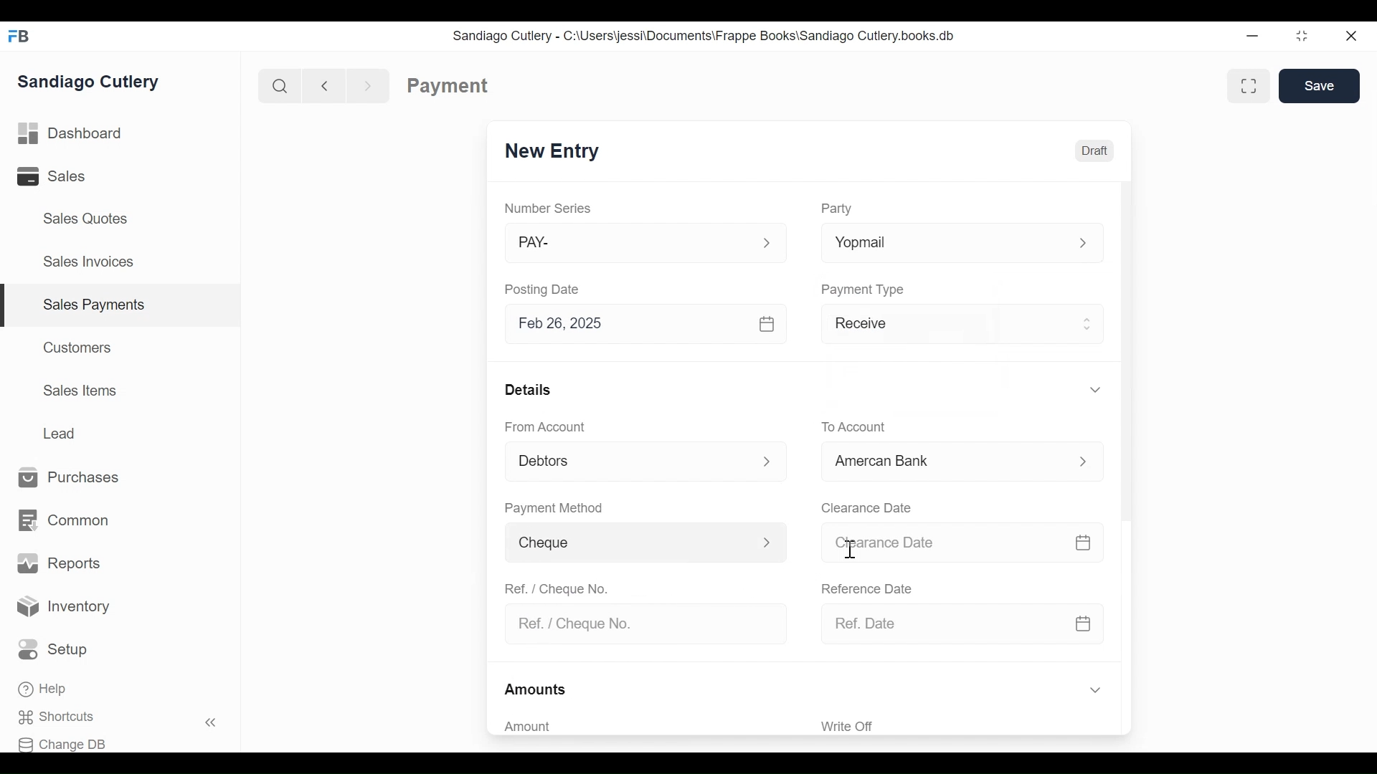  Describe the element at coordinates (768, 324) in the screenshot. I see `Calendar` at that location.